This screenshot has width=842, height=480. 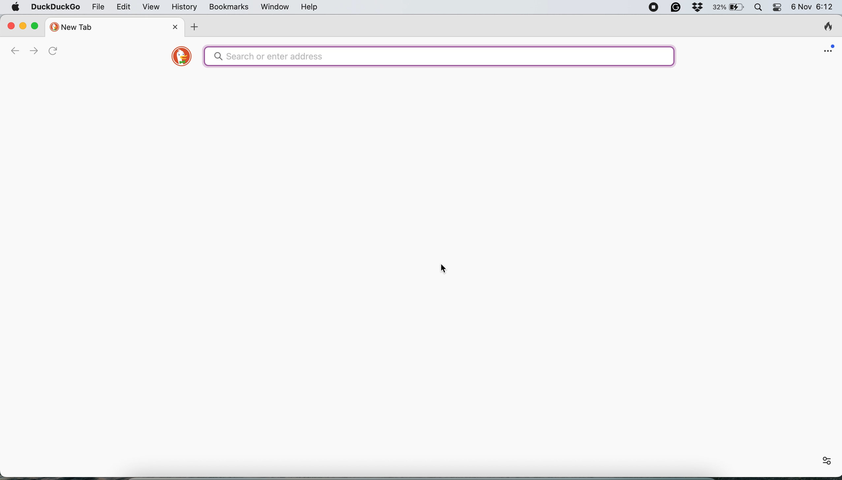 What do you see at coordinates (153, 8) in the screenshot?
I see `view` at bounding box center [153, 8].